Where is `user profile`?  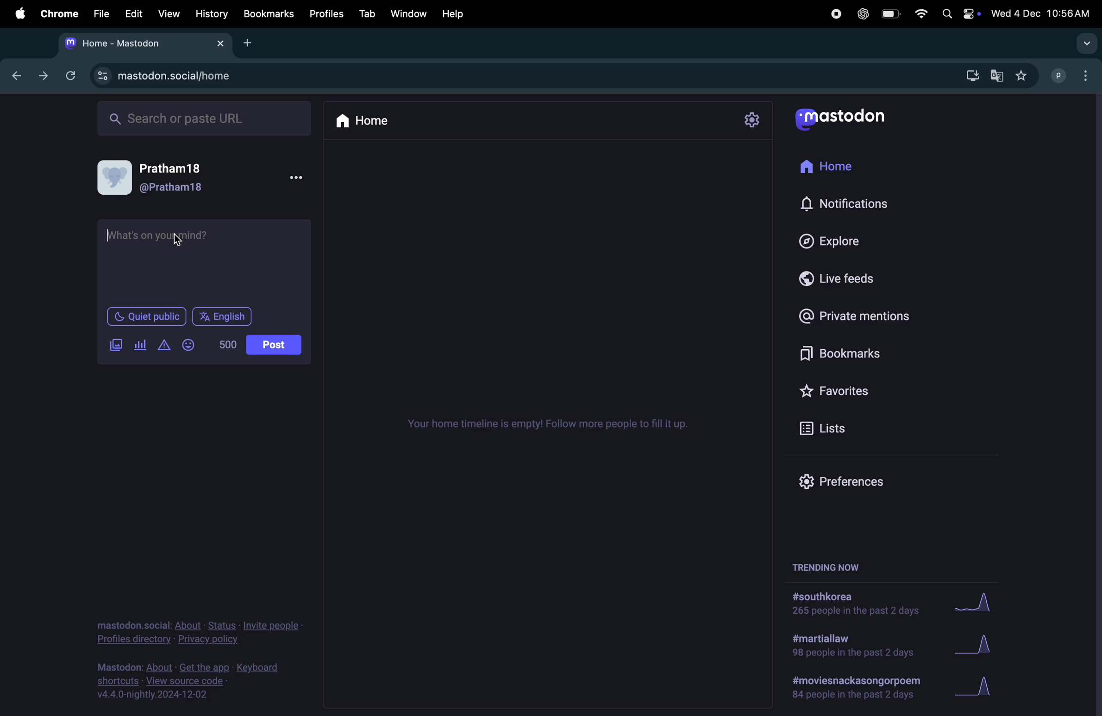 user profile is located at coordinates (1073, 74).